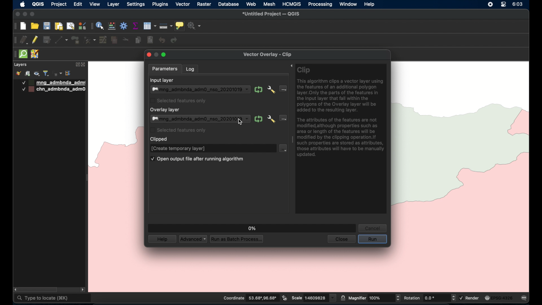  What do you see at coordinates (113, 5) in the screenshot?
I see `layer` at bounding box center [113, 5].